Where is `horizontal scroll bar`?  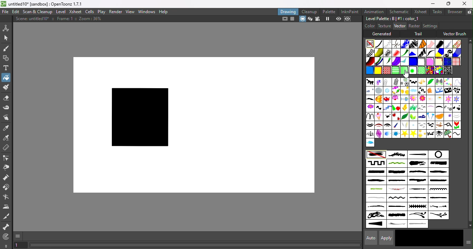 horizontal scroll bar is located at coordinates (195, 245).